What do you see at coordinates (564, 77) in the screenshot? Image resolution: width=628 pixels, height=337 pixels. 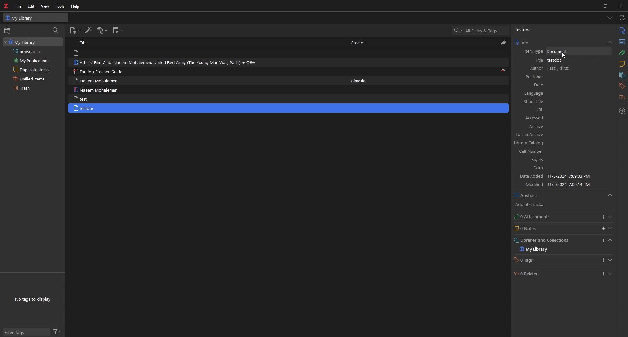 I see `Publisher` at bounding box center [564, 77].